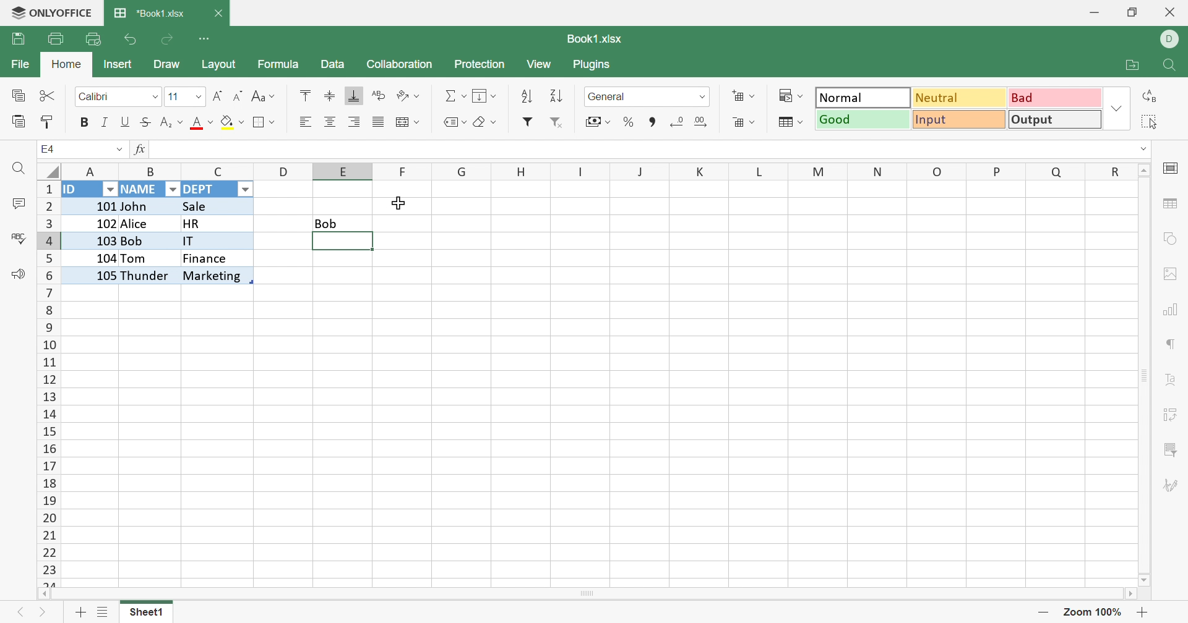  I want to click on Drop Down, so click(1114, 109).